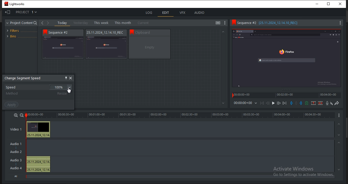  I want to click on Greyed out up arrow, so click(225, 32).